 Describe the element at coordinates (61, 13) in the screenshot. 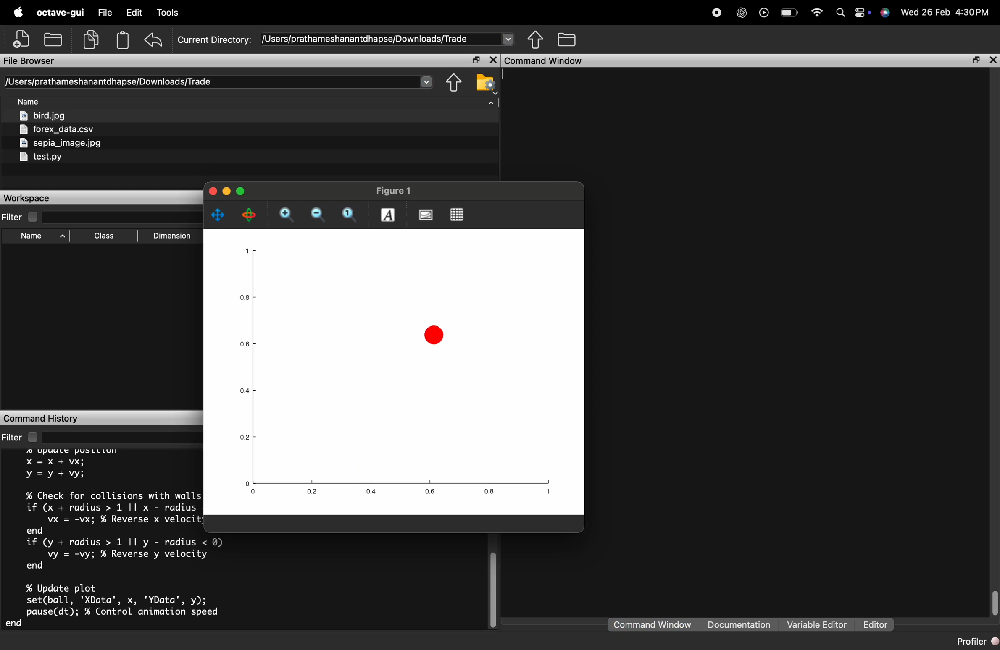

I see `octave-gui` at that location.